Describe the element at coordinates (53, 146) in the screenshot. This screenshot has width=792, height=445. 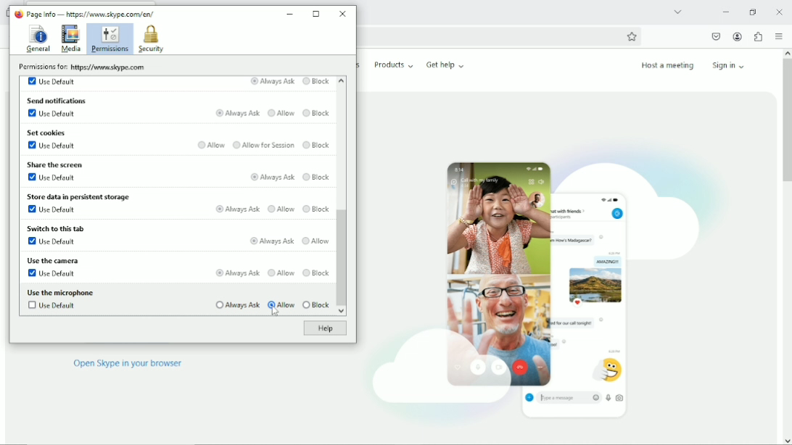
I see `Use default` at that location.